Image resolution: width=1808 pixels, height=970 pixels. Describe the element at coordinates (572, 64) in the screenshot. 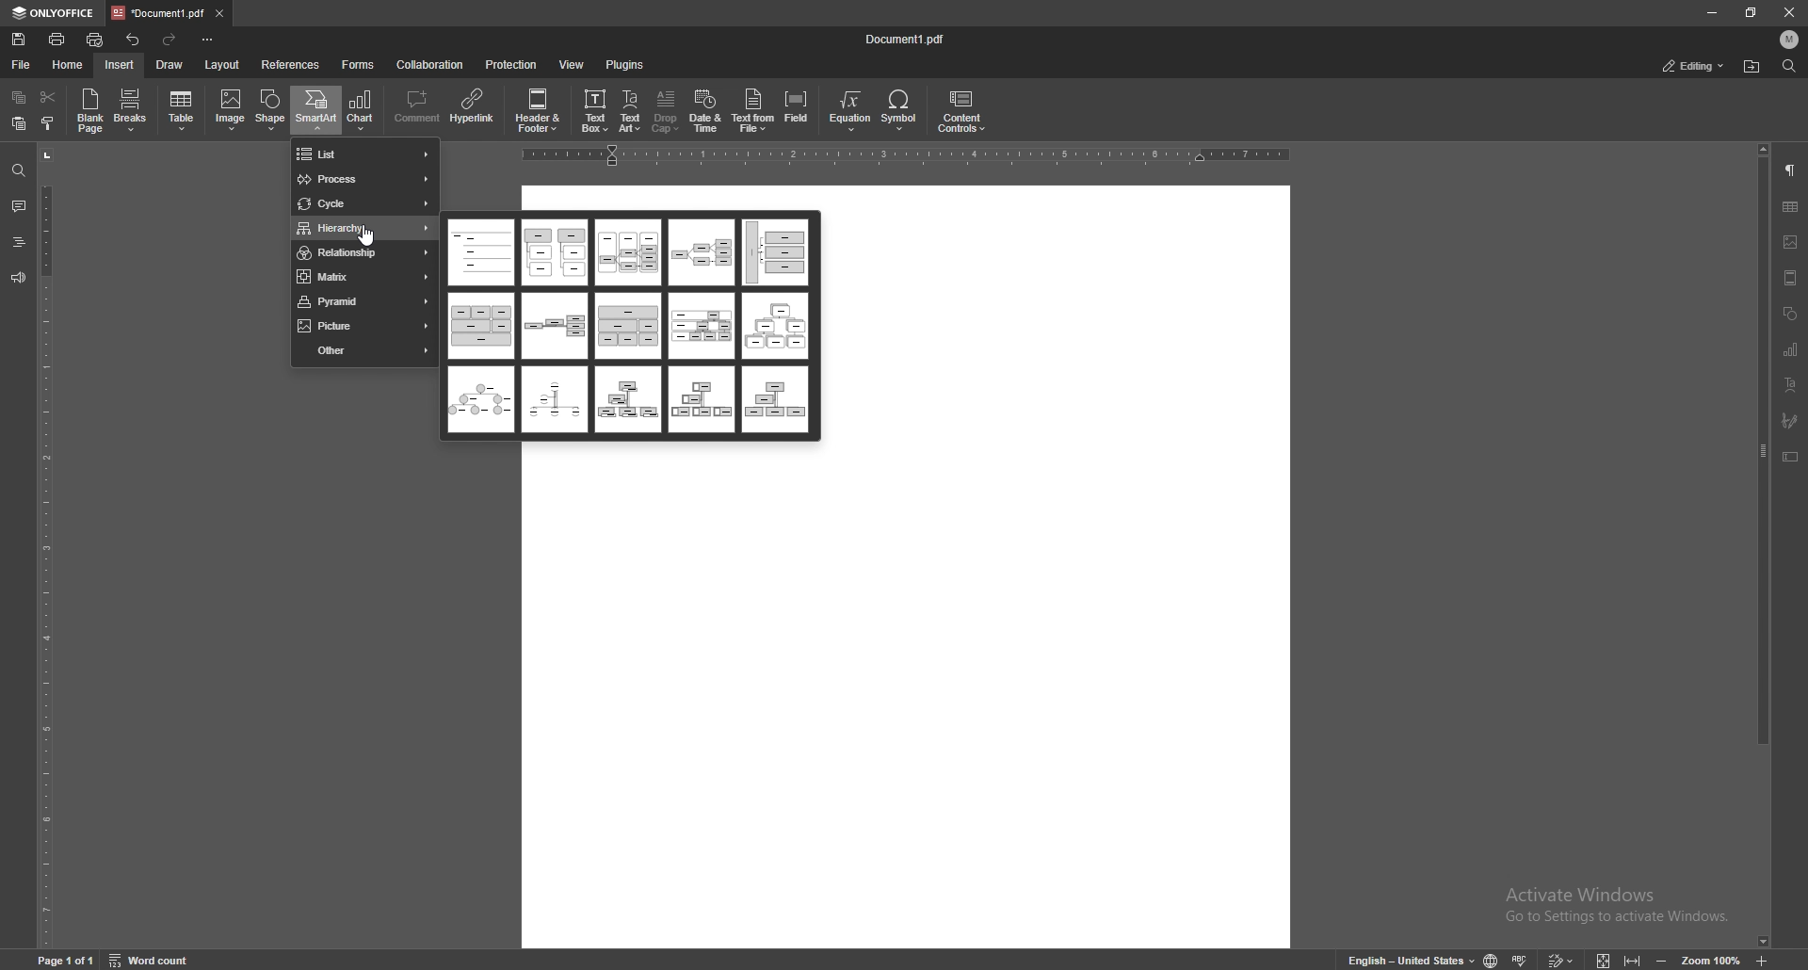

I see `view` at that location.